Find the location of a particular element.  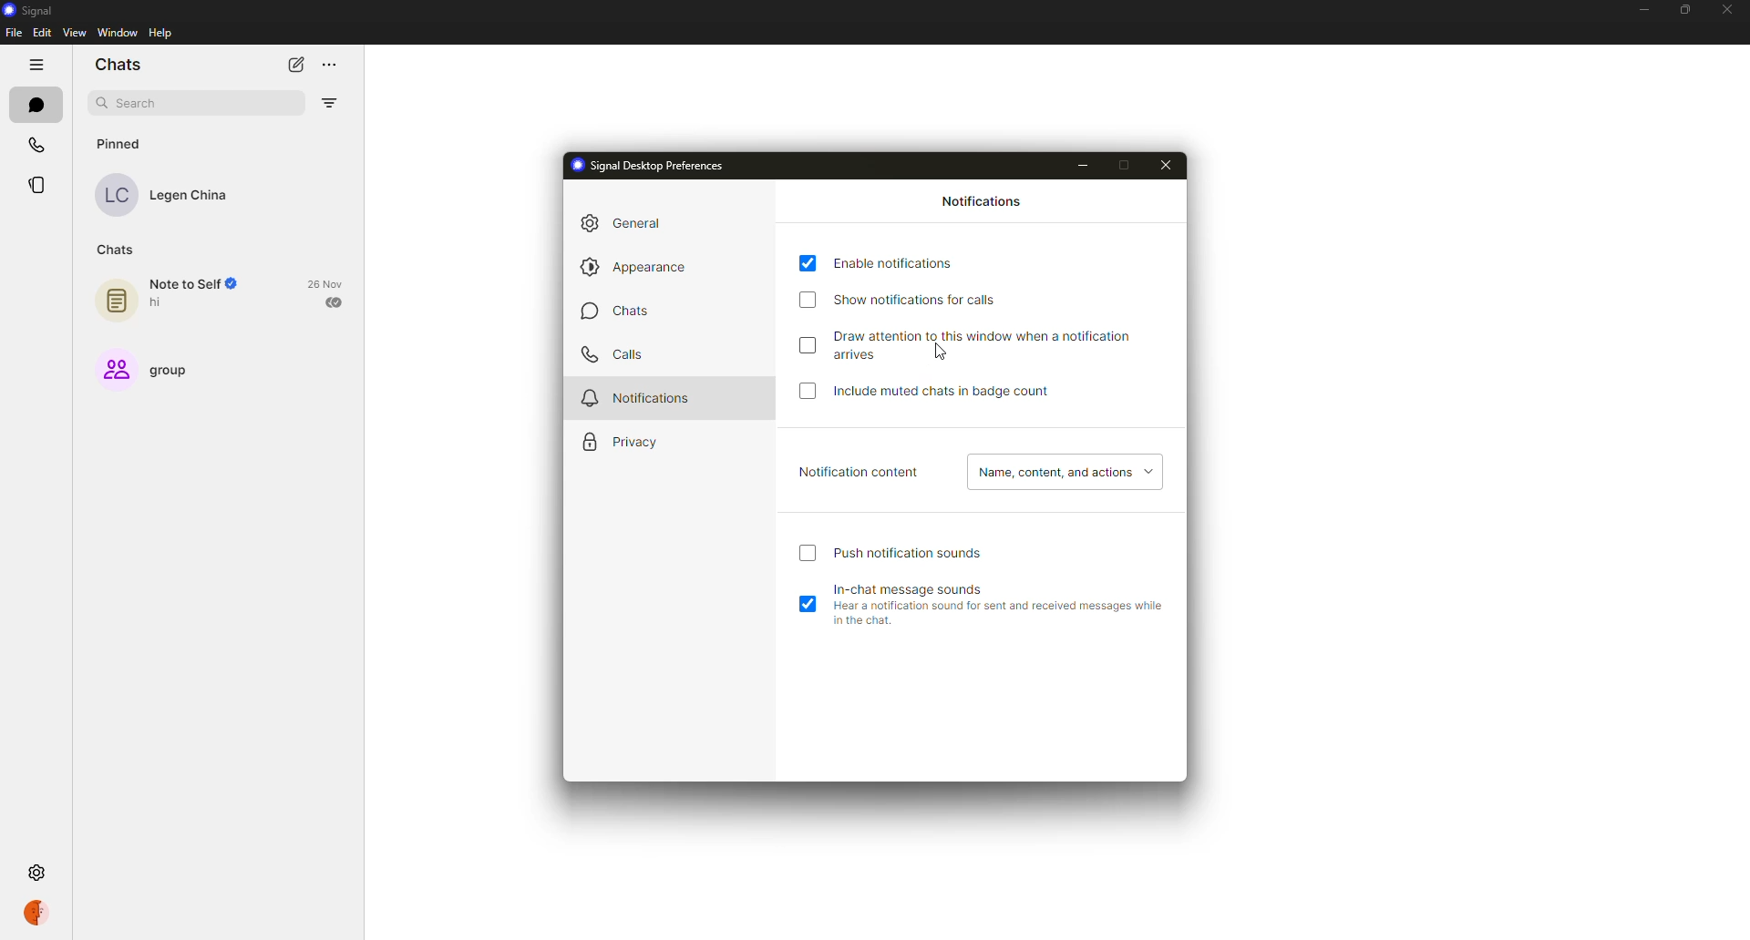

click to enable is located at coordinates (813, 550).